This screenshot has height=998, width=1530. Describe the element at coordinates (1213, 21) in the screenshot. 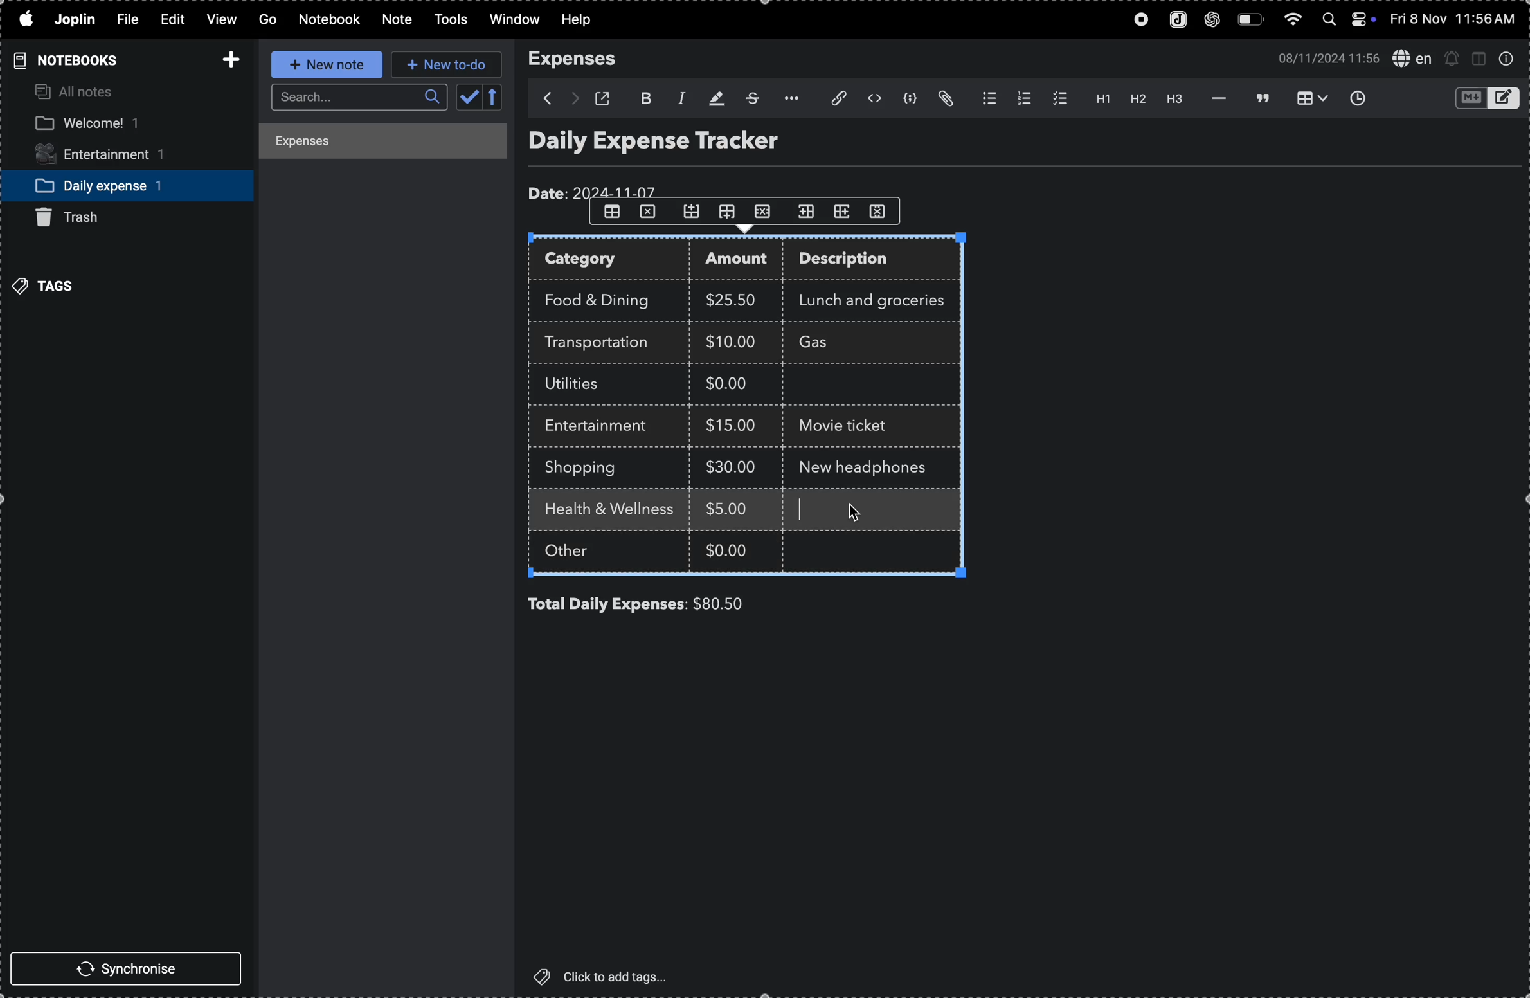

I see `chatgpt` at that location.